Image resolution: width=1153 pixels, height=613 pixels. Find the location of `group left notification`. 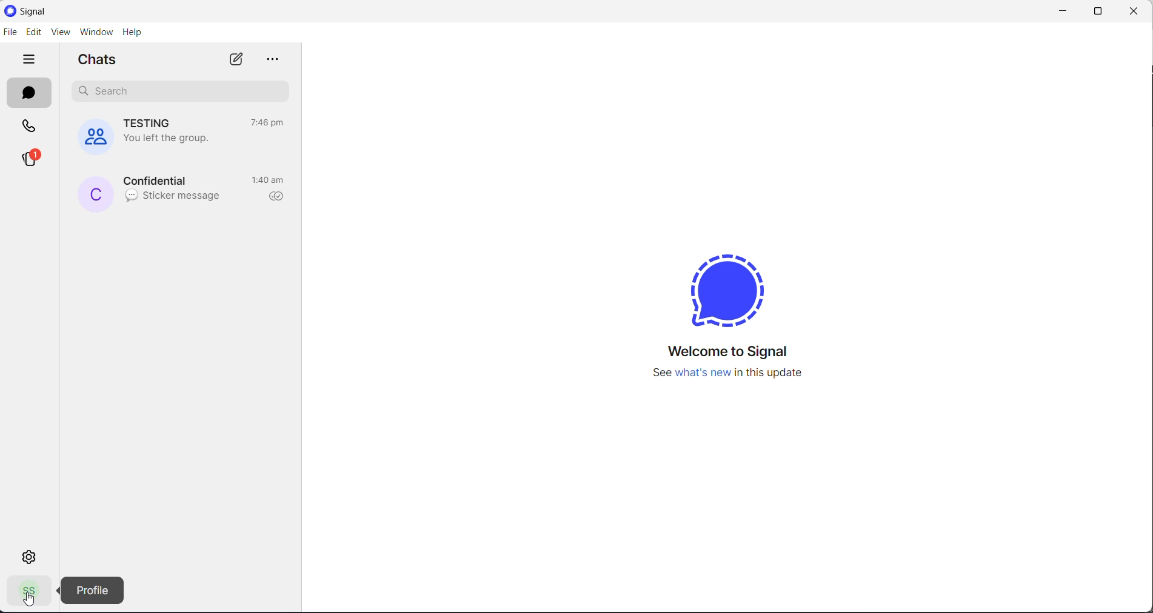

group left notification is located at coordinates (166, 141).